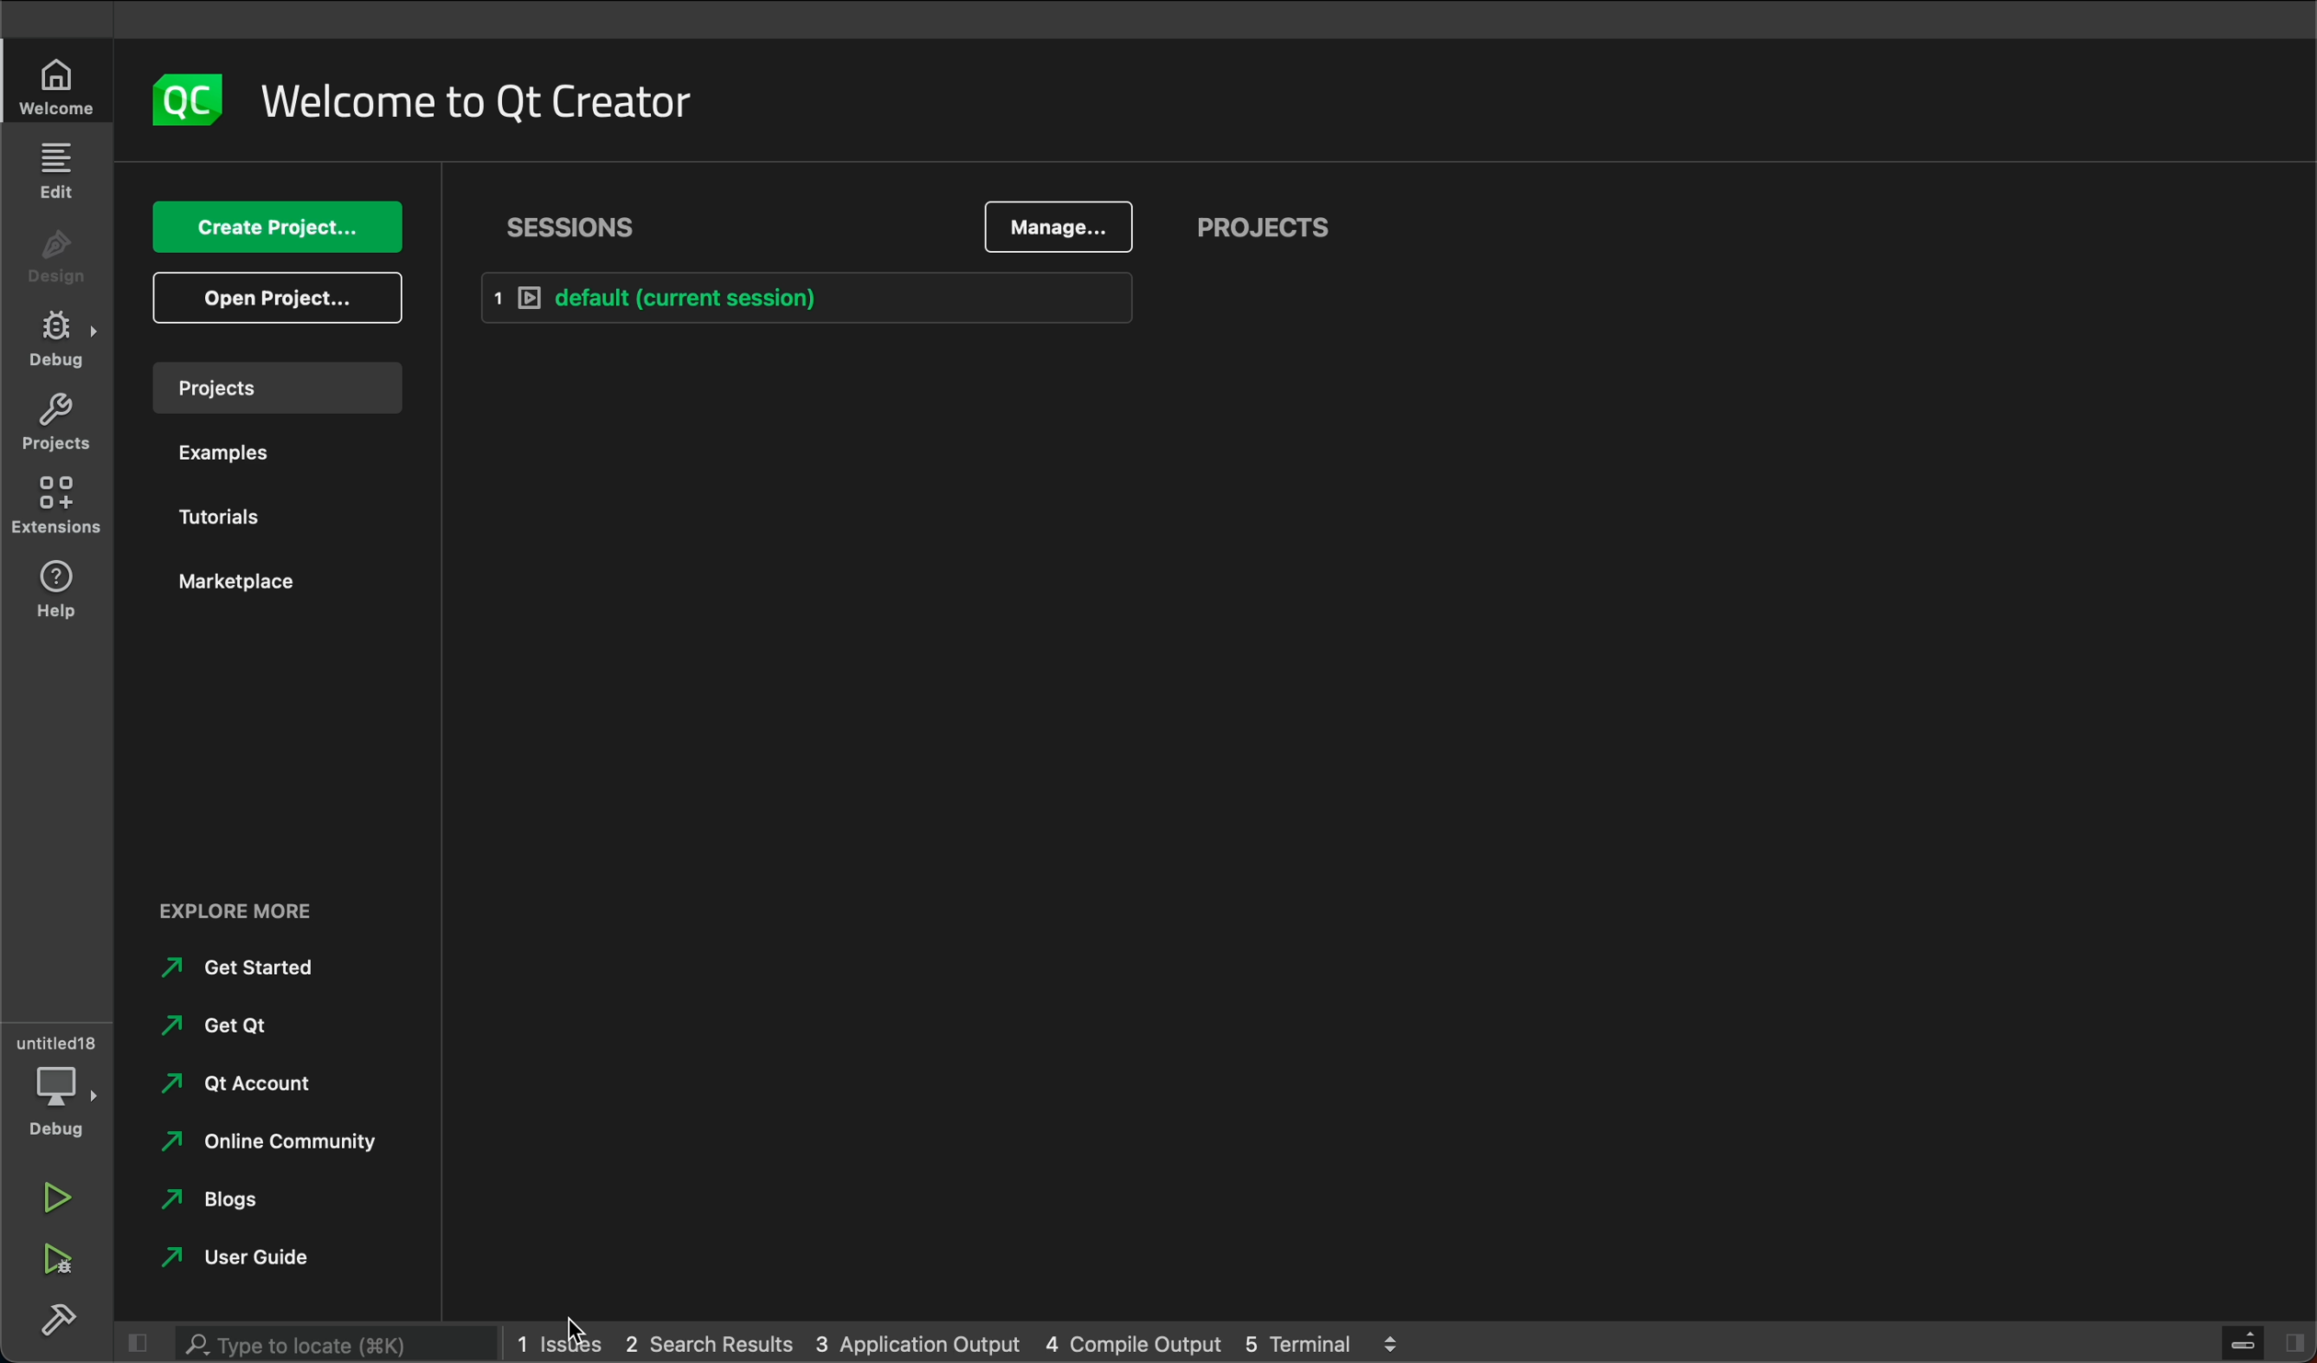 The width and height of the screenshot is (2317, 1363). Describe the element at coordinates (482, 99) in the screenshot. I see `welcome to qt creator` at that location.